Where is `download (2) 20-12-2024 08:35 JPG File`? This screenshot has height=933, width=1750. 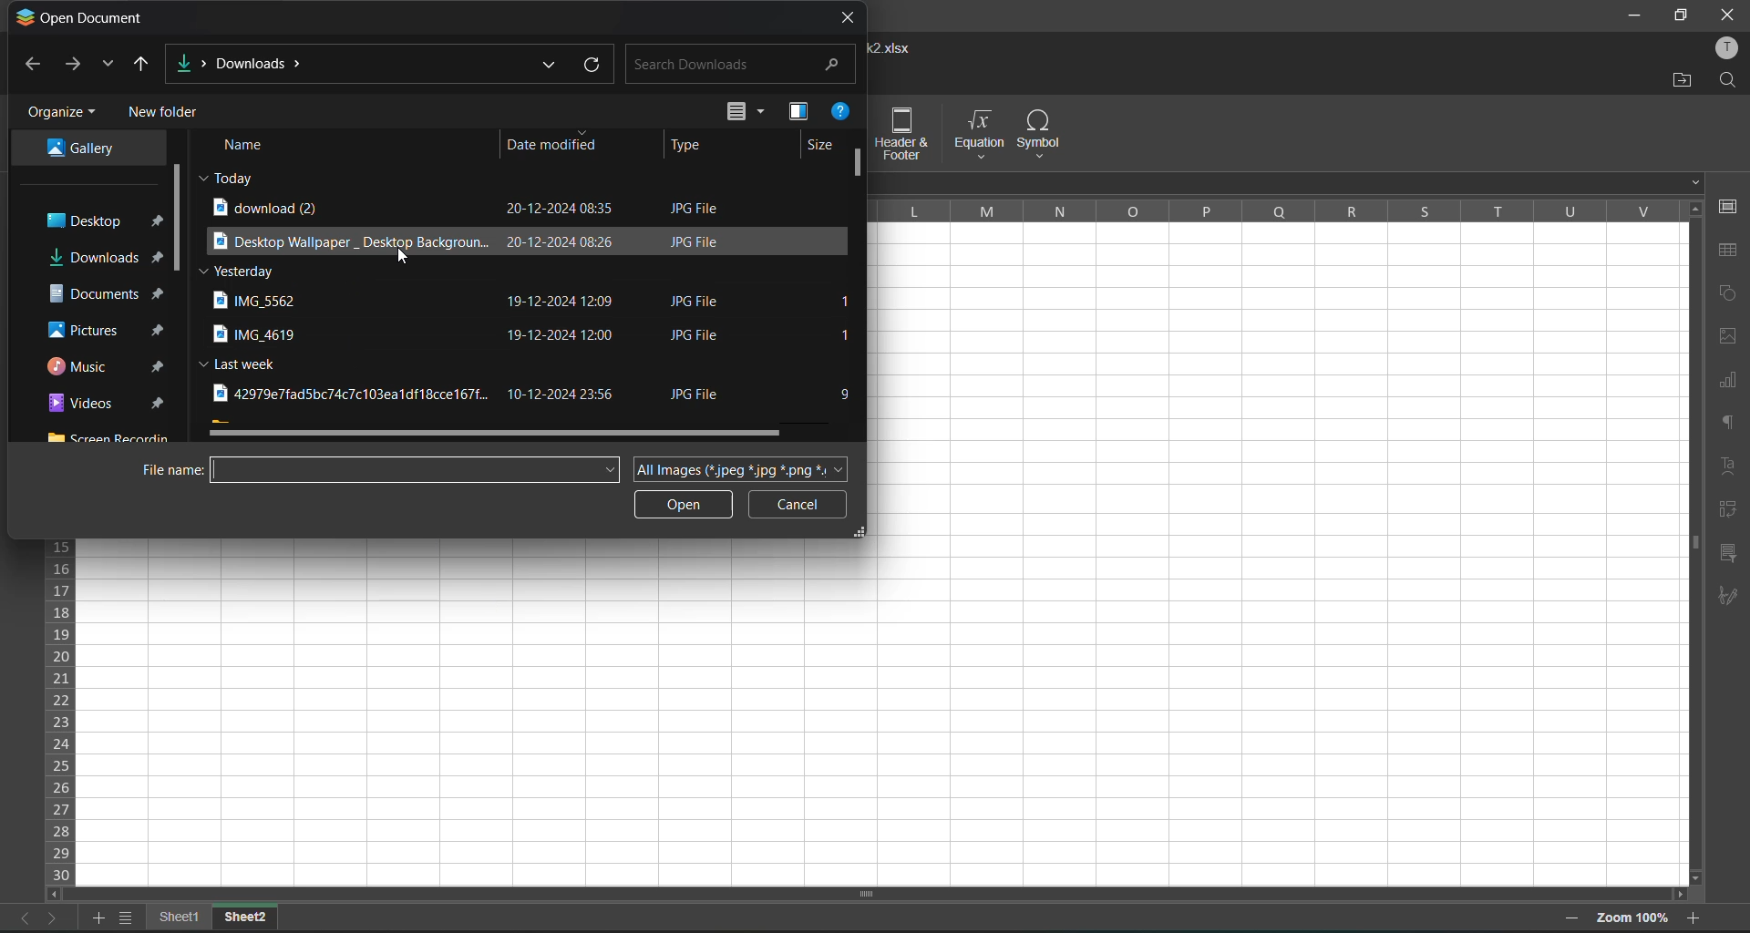
download (2) 20-12-2024 08:35 JPG File is located at coordinates (488, 208).